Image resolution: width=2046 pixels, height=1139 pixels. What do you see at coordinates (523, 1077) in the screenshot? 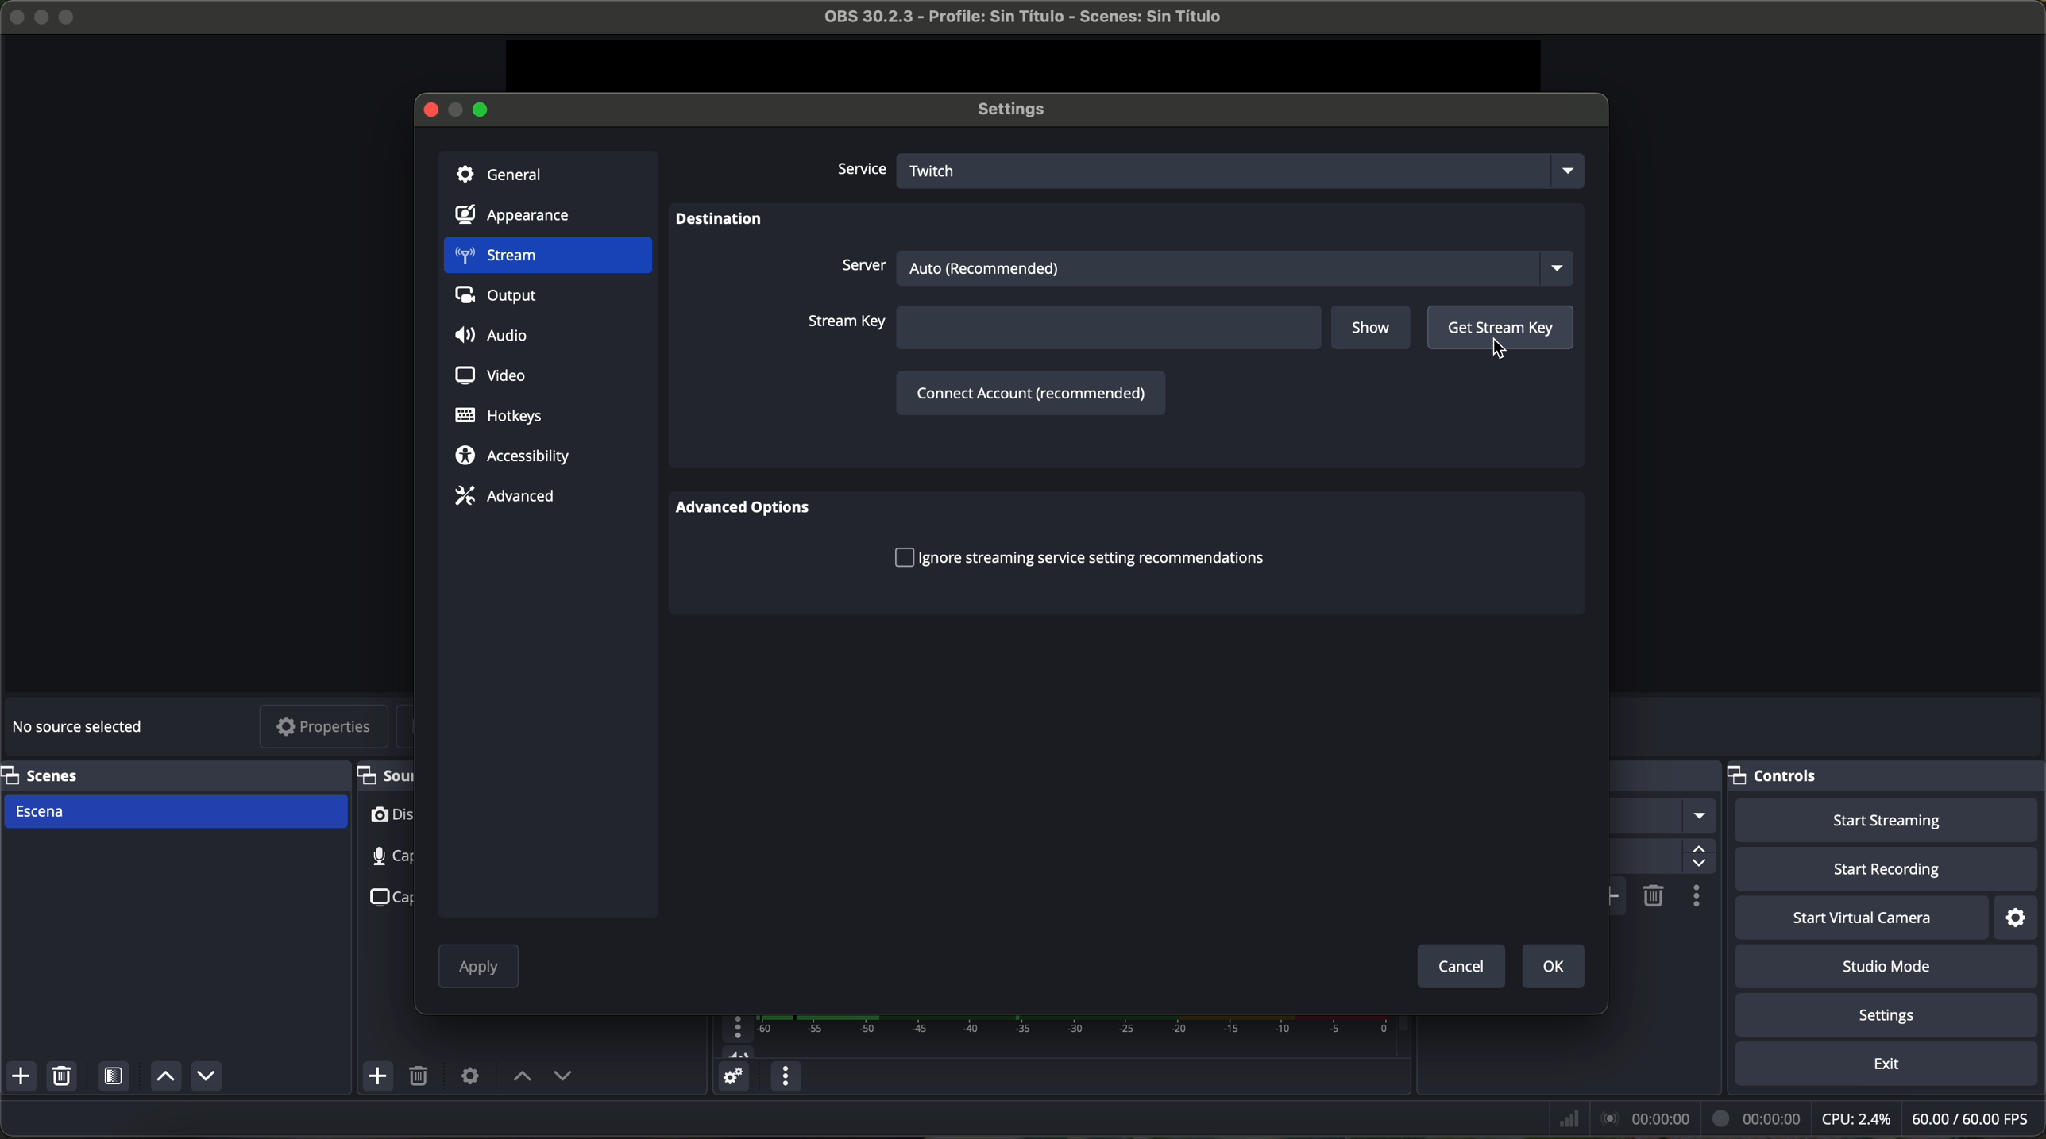
I see `move source up` at bounding box center [523, 1077].